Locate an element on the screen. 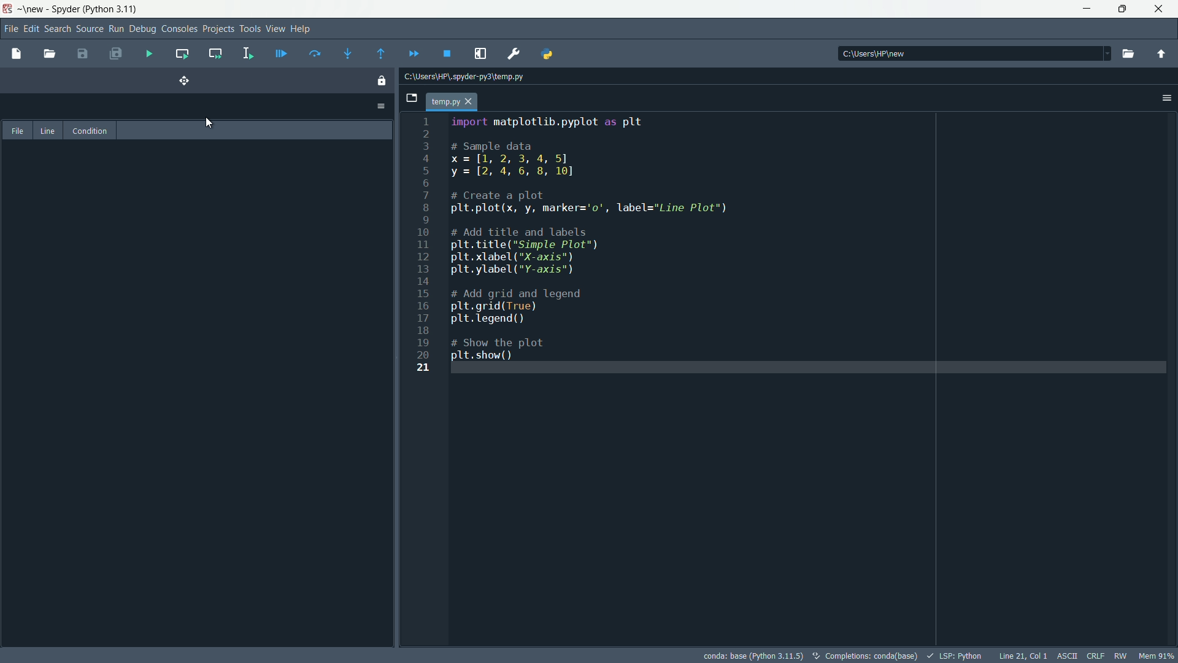  file menu is located at coordinates (10, 28).